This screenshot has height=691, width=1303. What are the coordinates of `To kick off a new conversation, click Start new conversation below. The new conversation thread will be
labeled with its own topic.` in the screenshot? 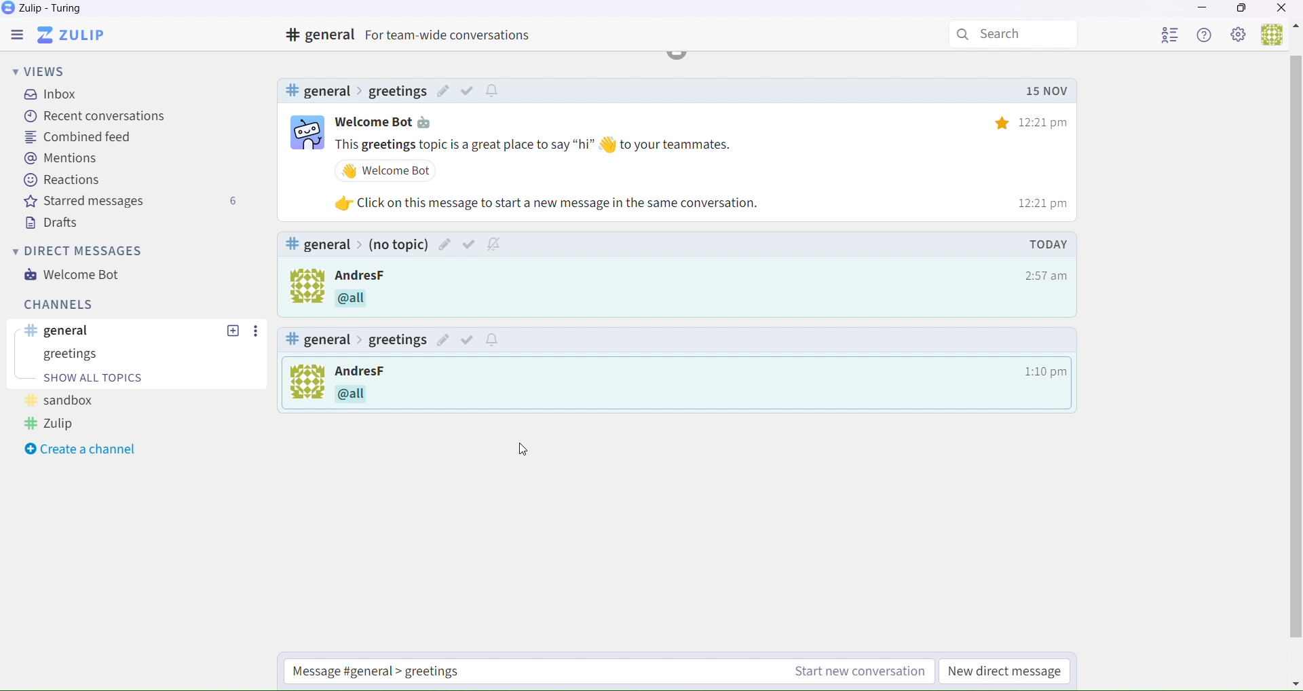 It's located at (304, 385).